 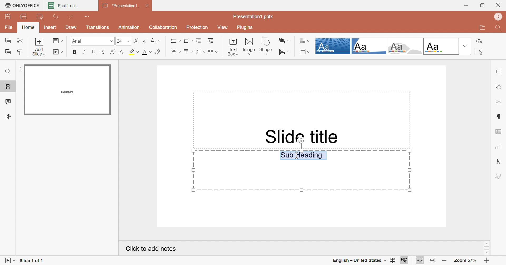 What do you see at coordinates (201, 51) in the screenshot?
I see `Line spacing` at bounding box center [201, 51].